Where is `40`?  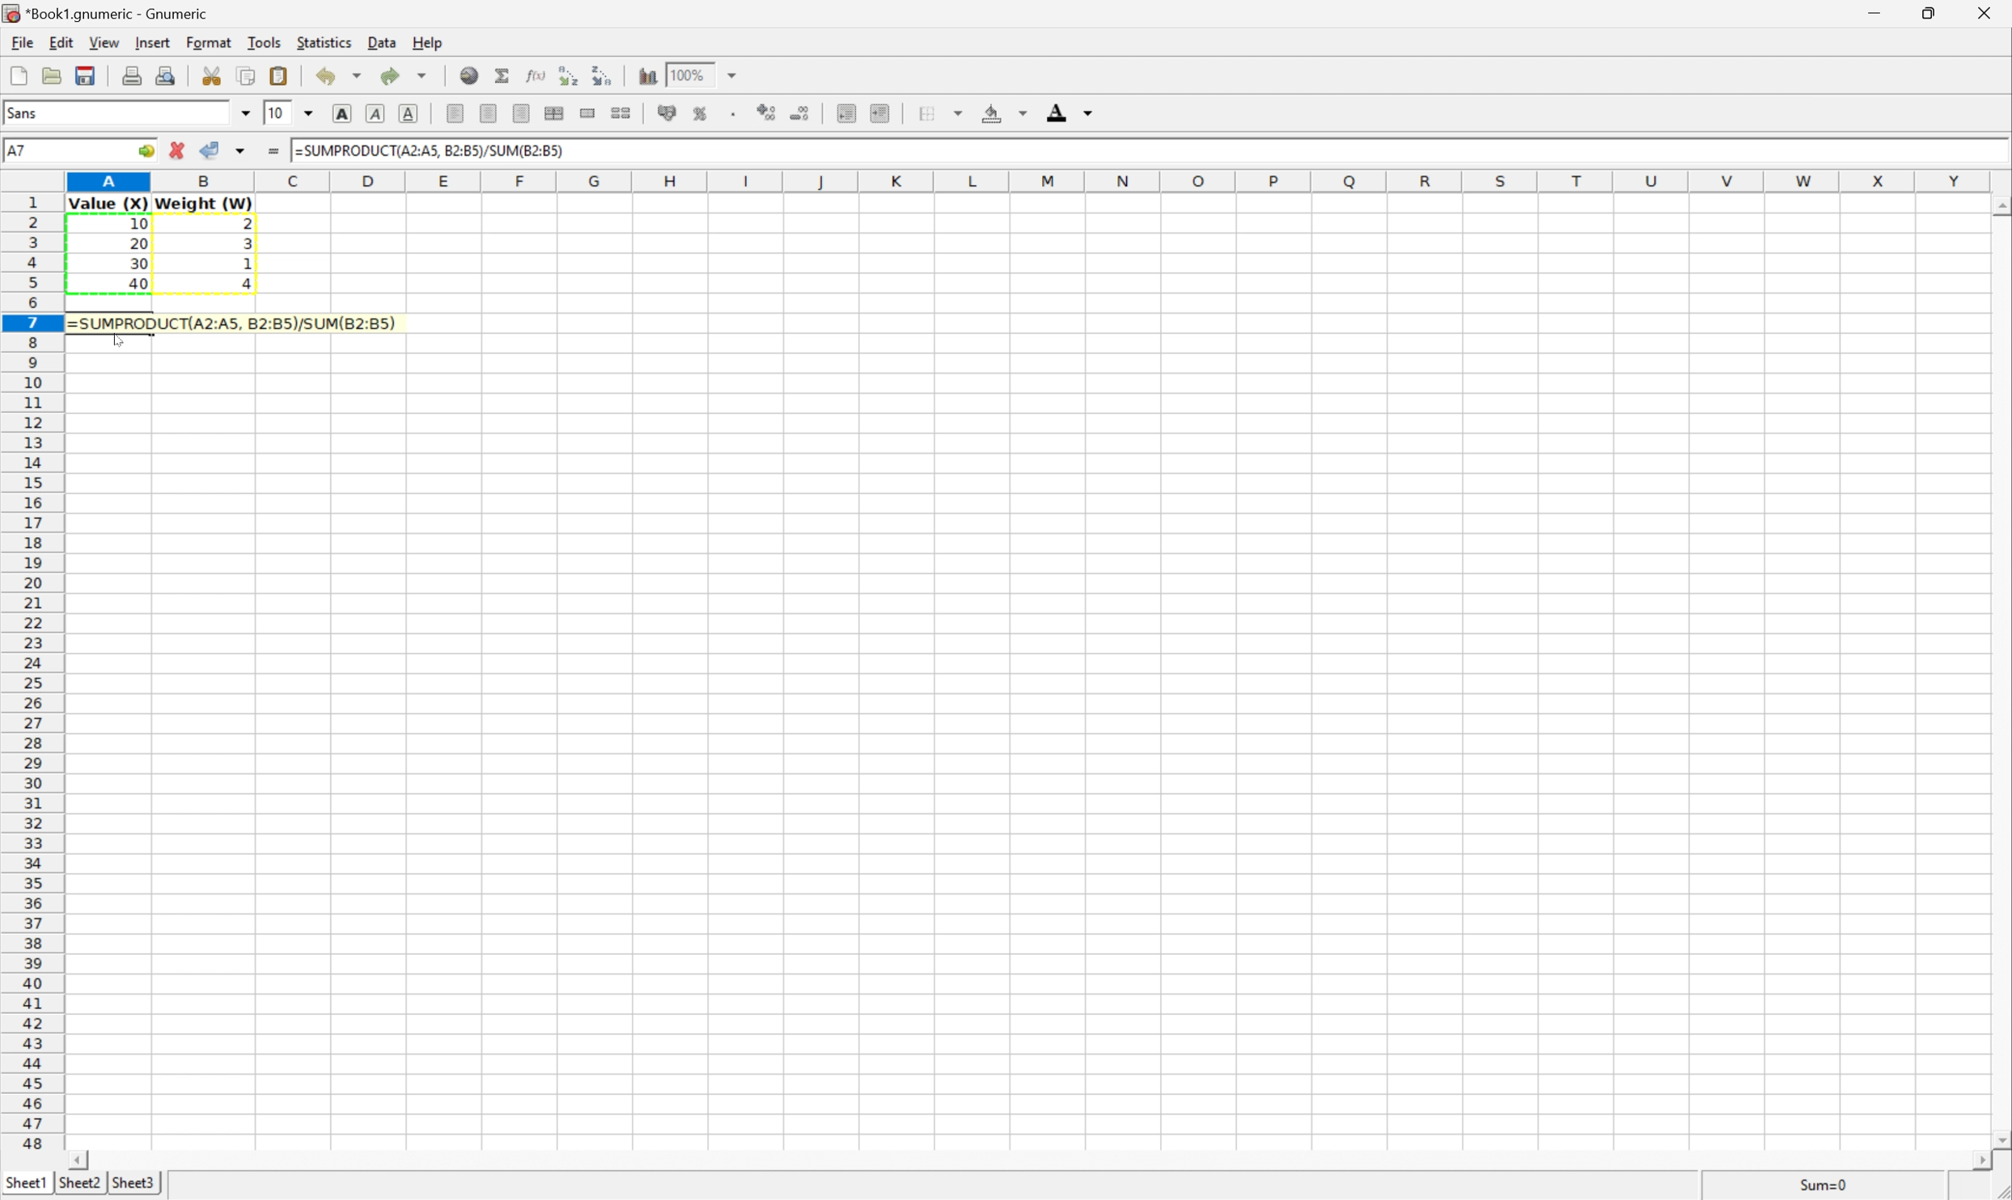 40 is located at coordinates (140, 284).